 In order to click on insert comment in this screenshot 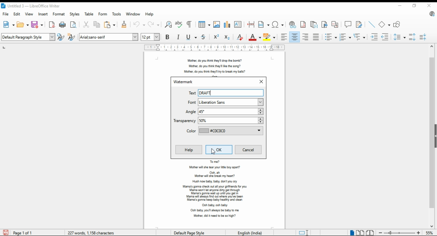, I will do `click(348, 24)`.